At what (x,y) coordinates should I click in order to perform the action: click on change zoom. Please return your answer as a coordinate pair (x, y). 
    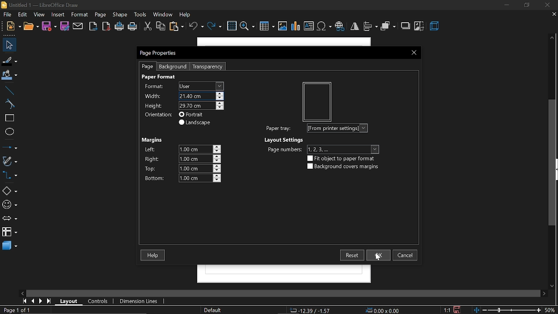
    Looking at the image, I should click on (508, 309).